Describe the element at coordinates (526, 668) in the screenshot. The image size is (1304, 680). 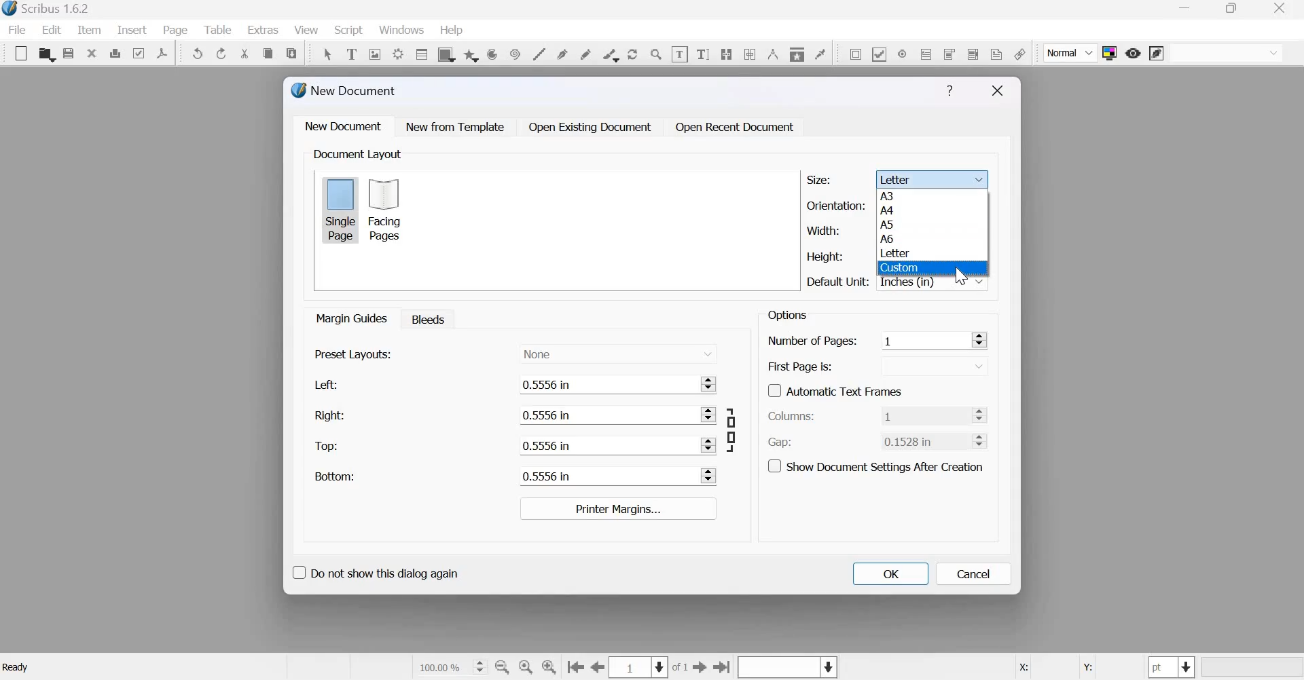
I see `zoom to 100 %` at that location.